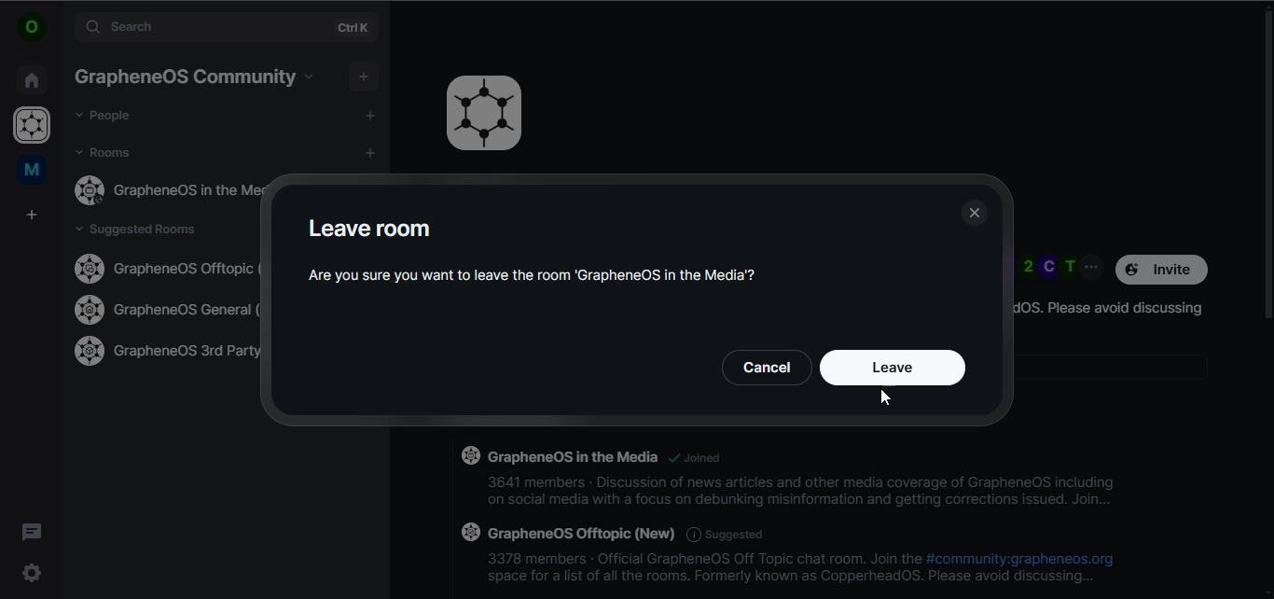 The height and width of the screenshot is (599, 1274). What do you see at coordinates (547, 251) in the screenshot?
I see `text` at bounding box center [547, 251].